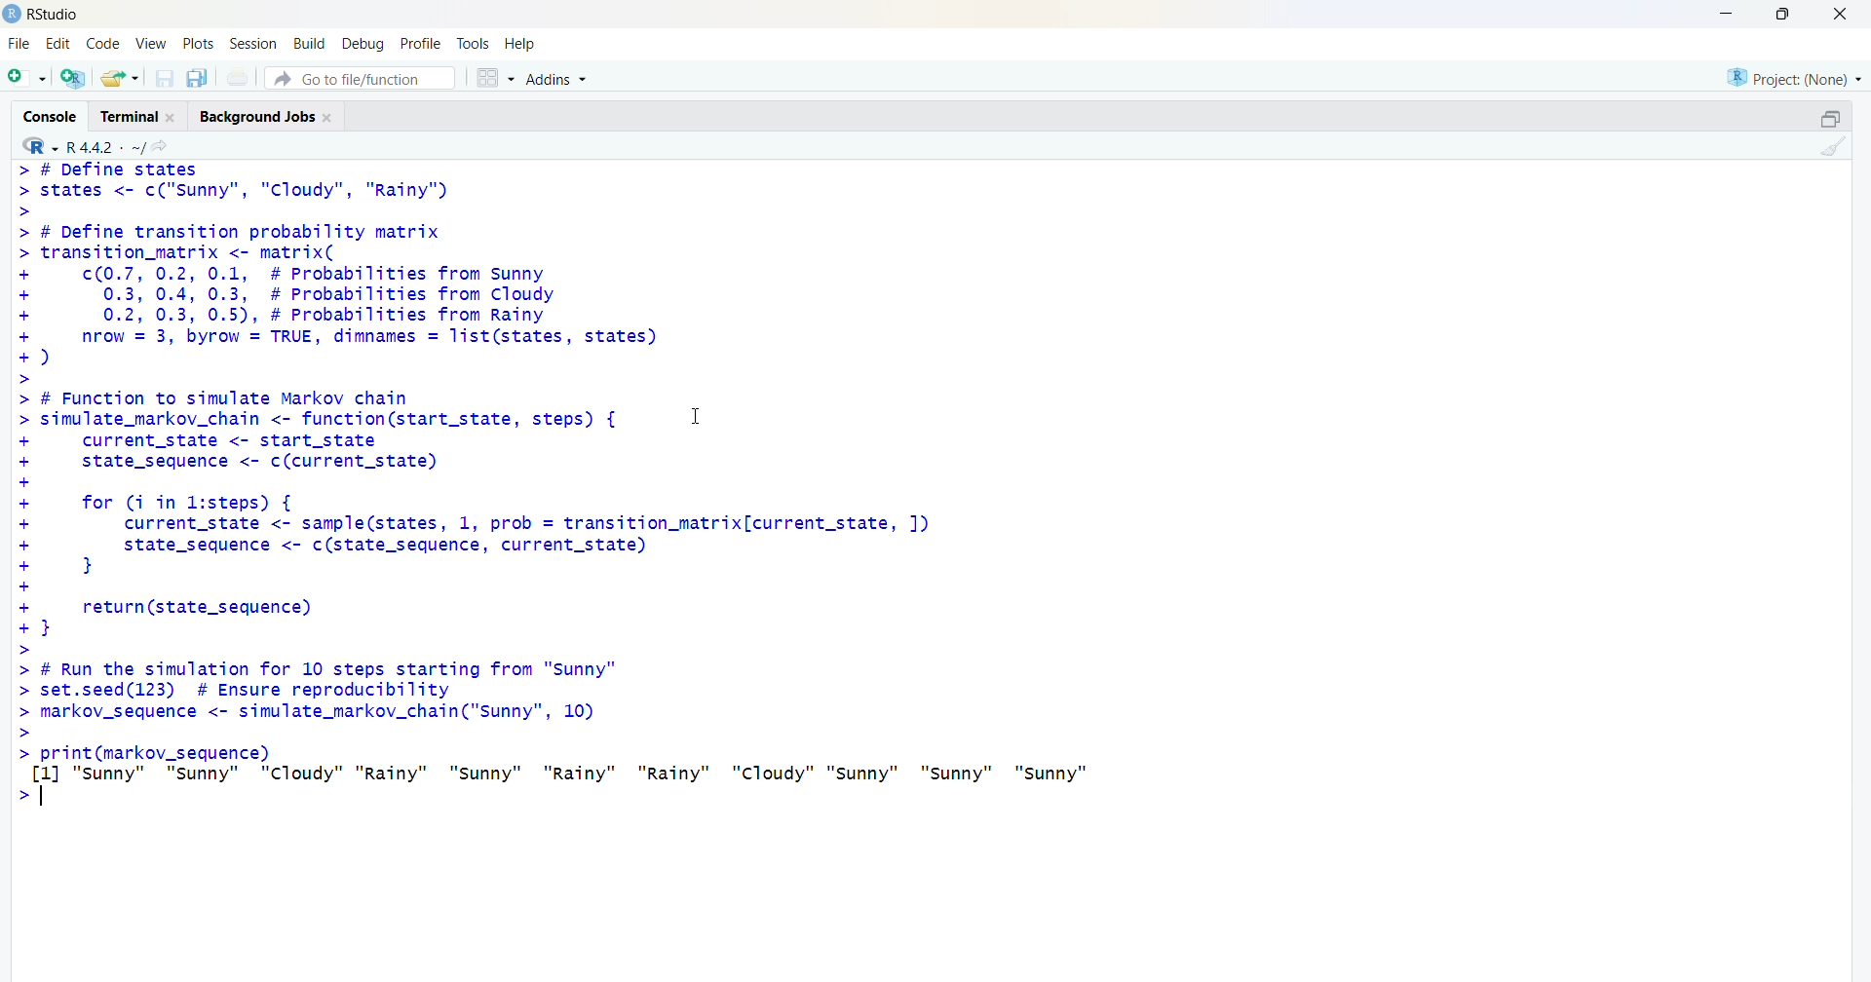 Image resolution: width=1871 pixels, height=982 pixels. What do you see at coordinates (161, 752) in the screenshot?
I see `> print(markov_sequence)` at bounding box center [161, 752].